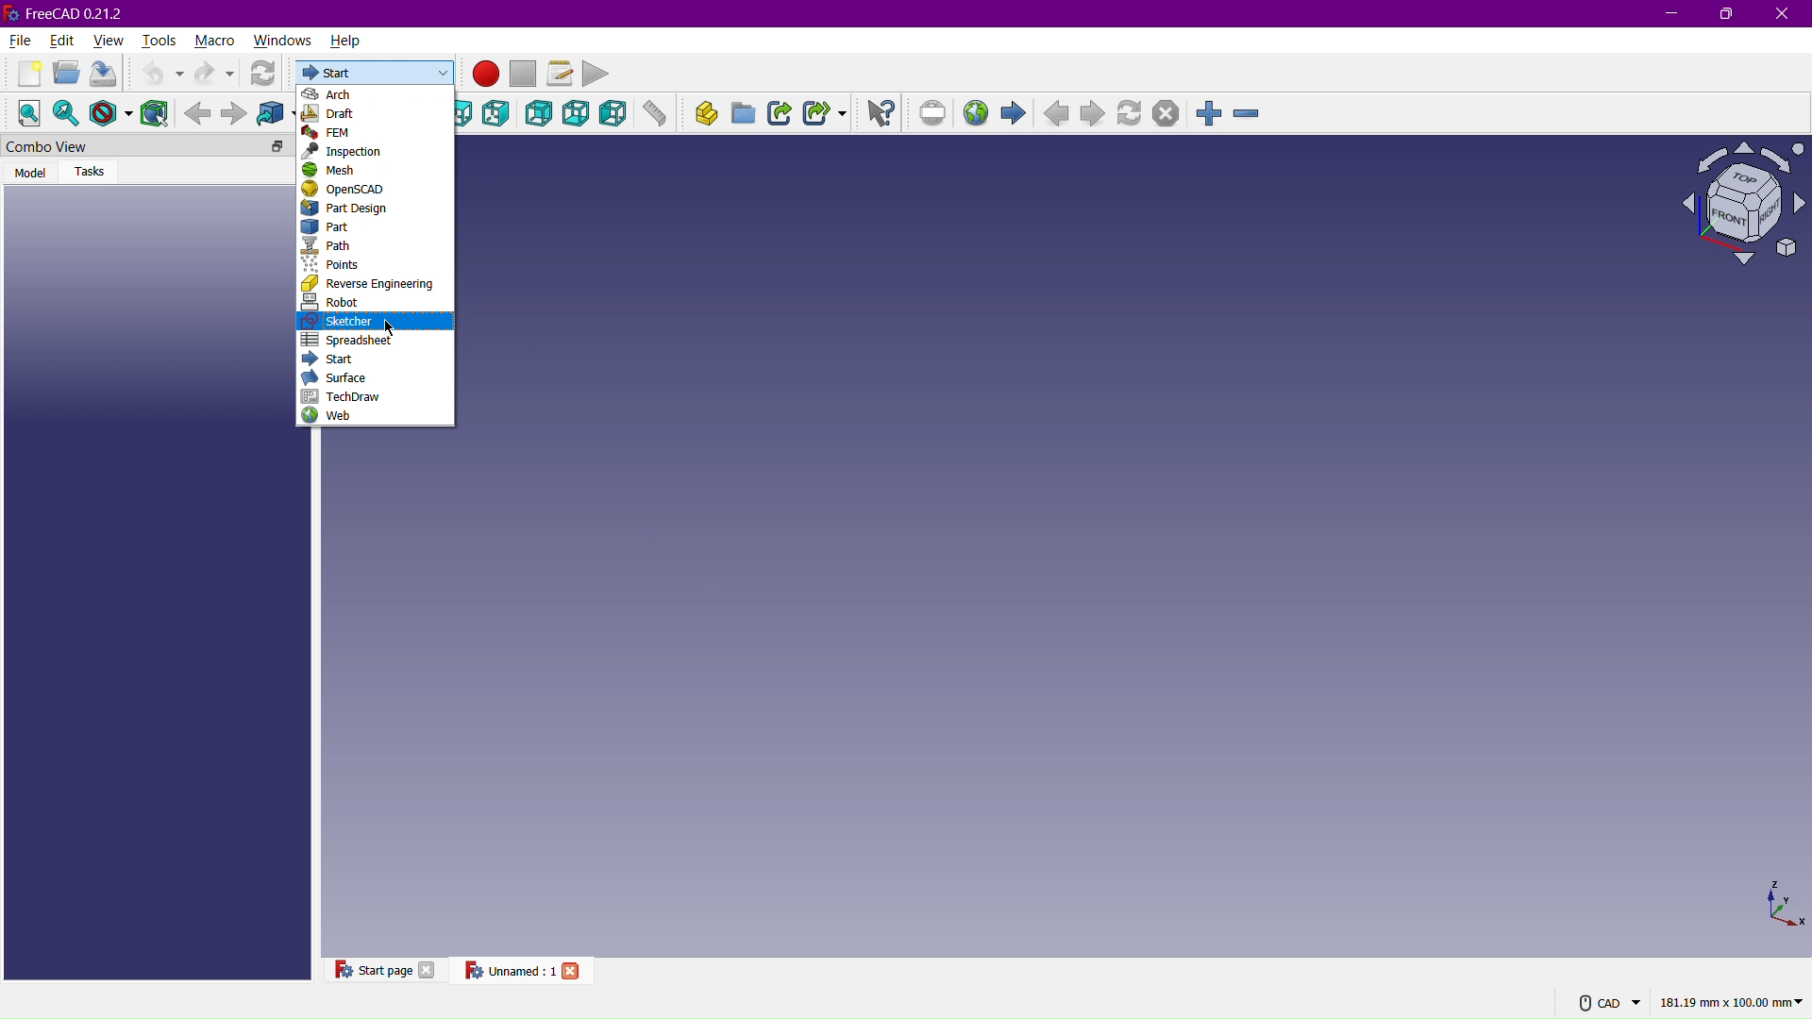  What do you see at coordinates (563, 75) in the screenshot?
I see `Macros` at bounding box center [563, 75].